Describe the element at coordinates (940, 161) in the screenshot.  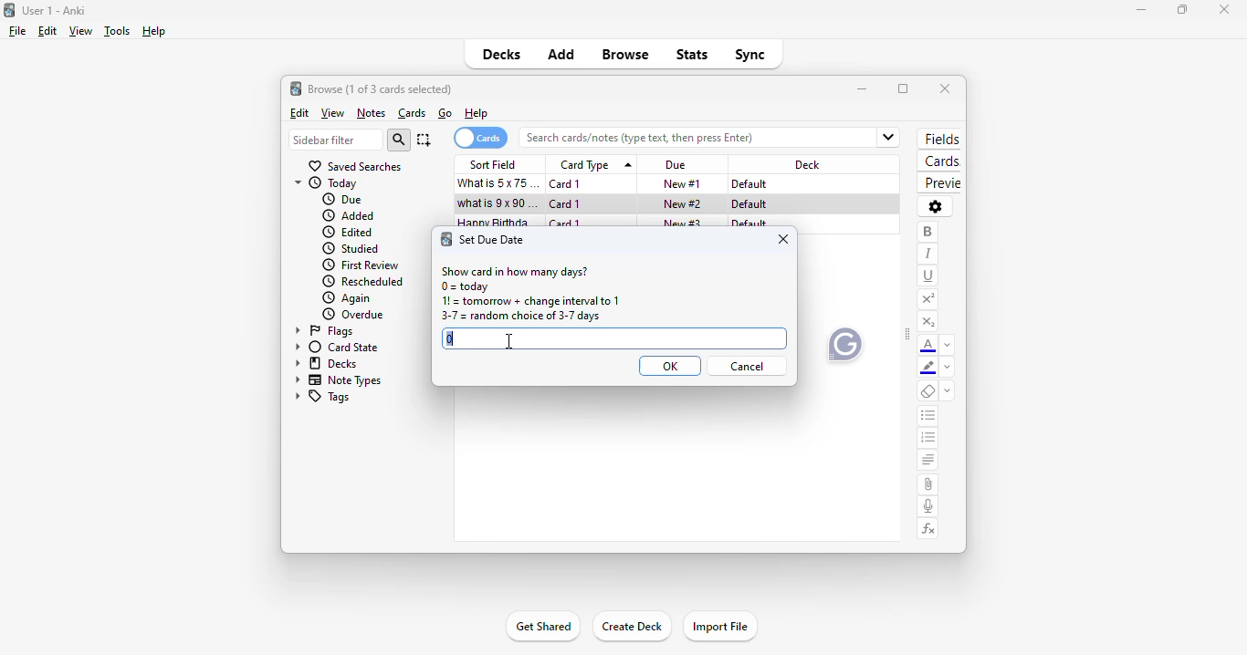
I see `cards` at that location.